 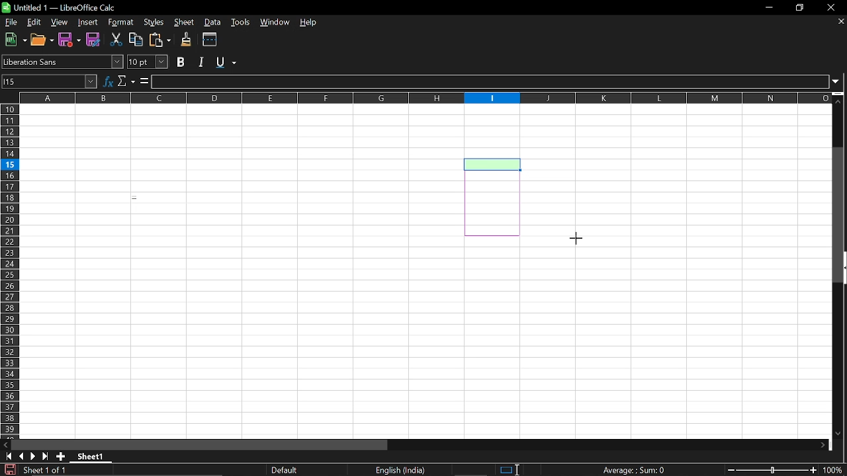 What do you see at coordinates (5, 444) in the screenshot?
I see `Move left` at bounding box center [5, 444].